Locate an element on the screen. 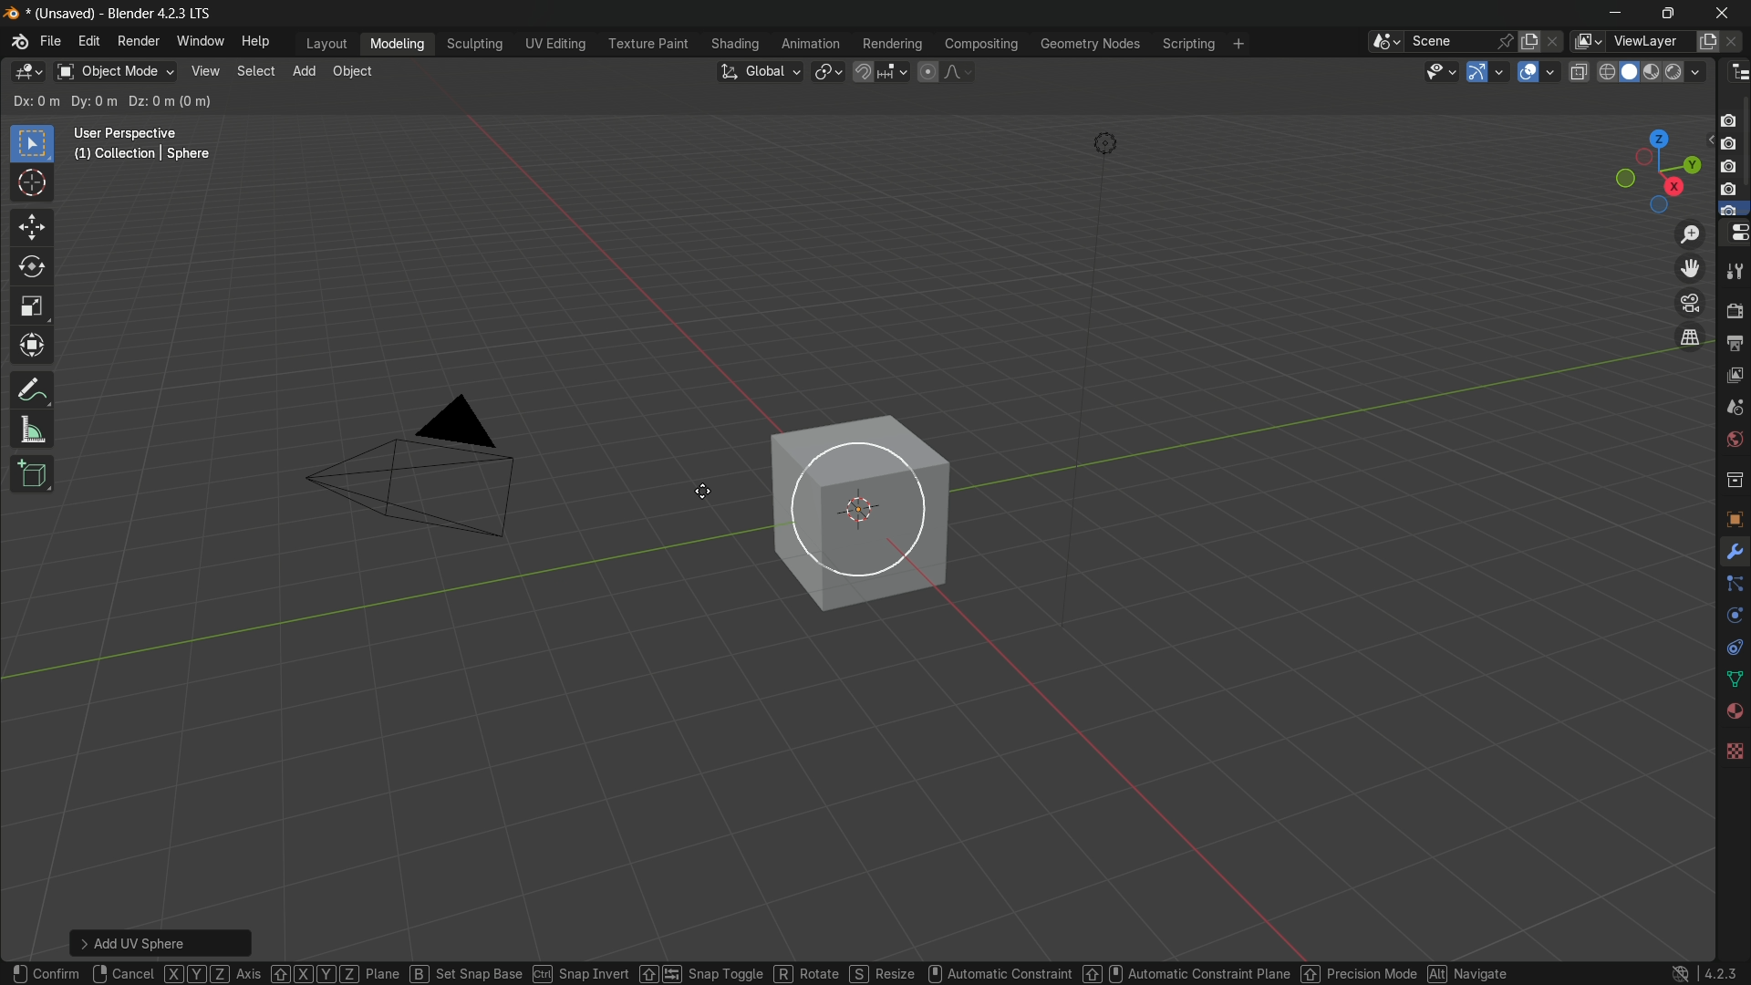 The height and width of the screenshot is (985, 1751). uv editing menu is located at coordinates (555, 44).